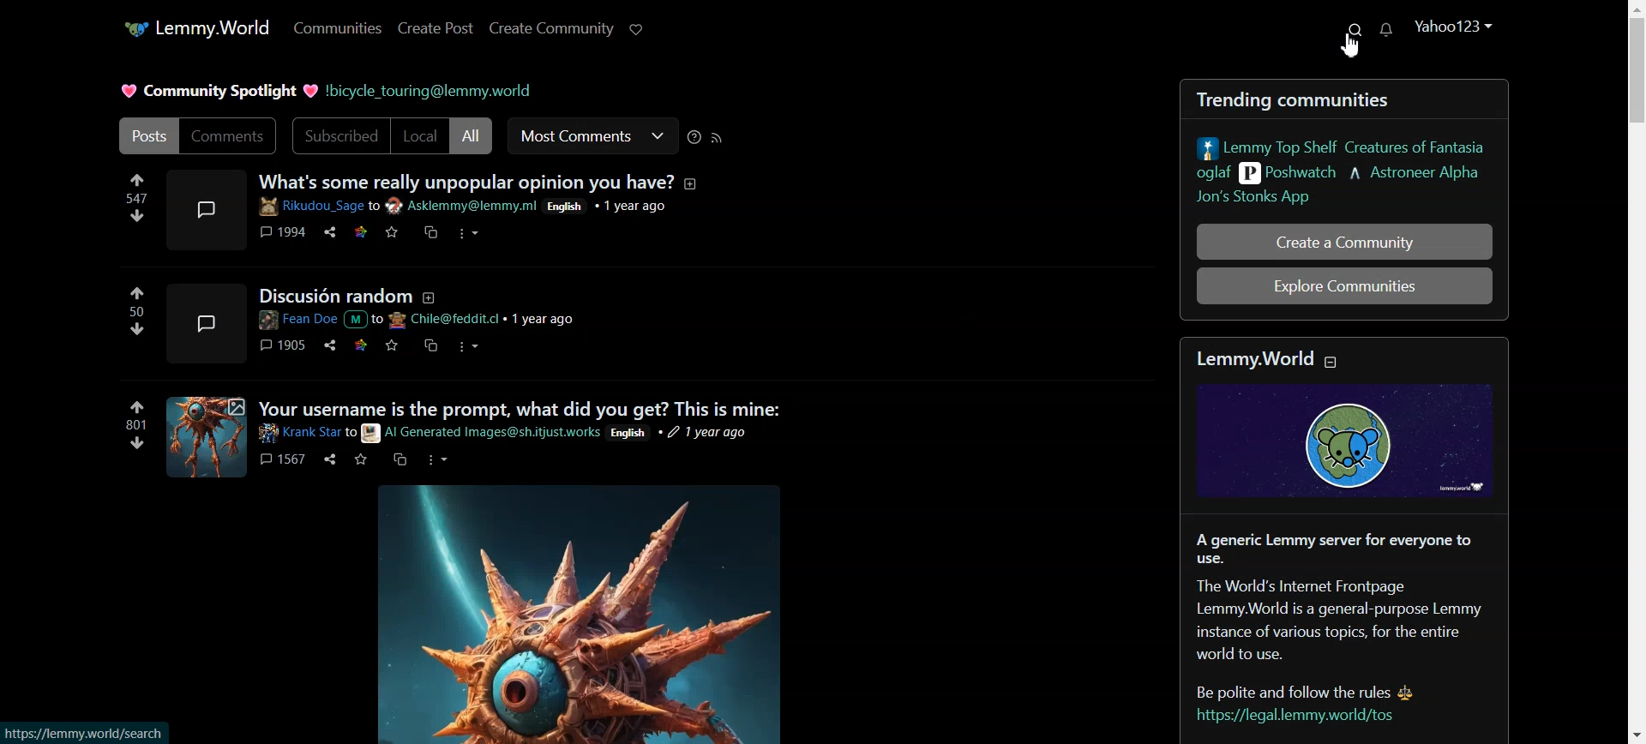 This screenshot has width=1646, height=744. I want to click on 1994, so click(285, 231).